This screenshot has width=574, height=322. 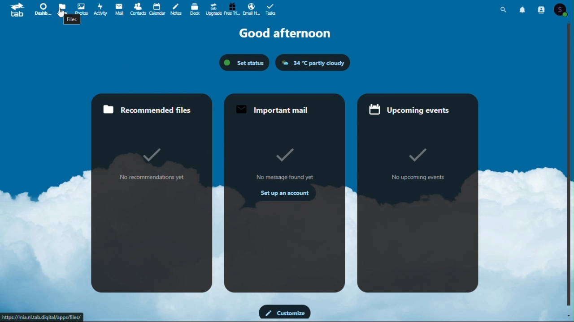 What do you see at coordinates (81, 9) in the screenshot?
I see `Photos` at bounding box center [81, 9].